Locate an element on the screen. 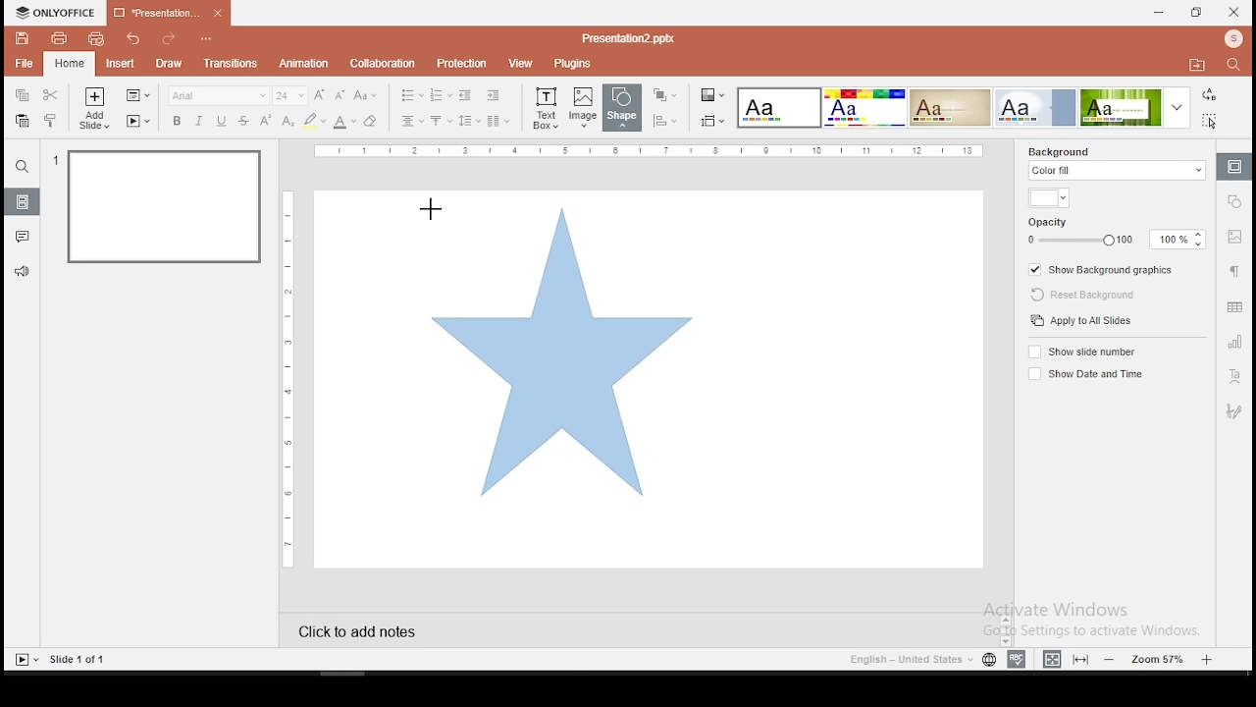 Image resolution: width=1256 pixels, height=707 pixels. eraser tool is located at coordinates (370, 122).